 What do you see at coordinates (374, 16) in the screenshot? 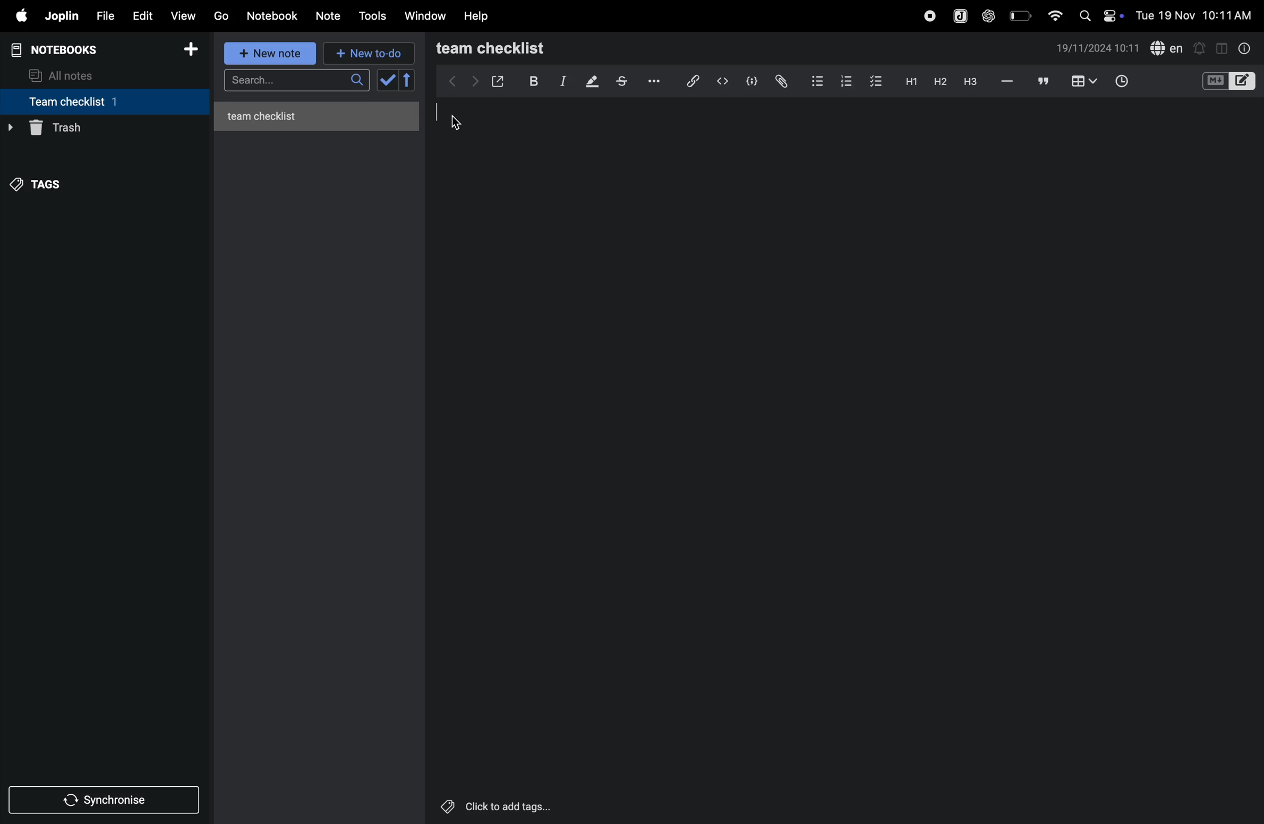
I see `tools` at bounding box center [374, 16].